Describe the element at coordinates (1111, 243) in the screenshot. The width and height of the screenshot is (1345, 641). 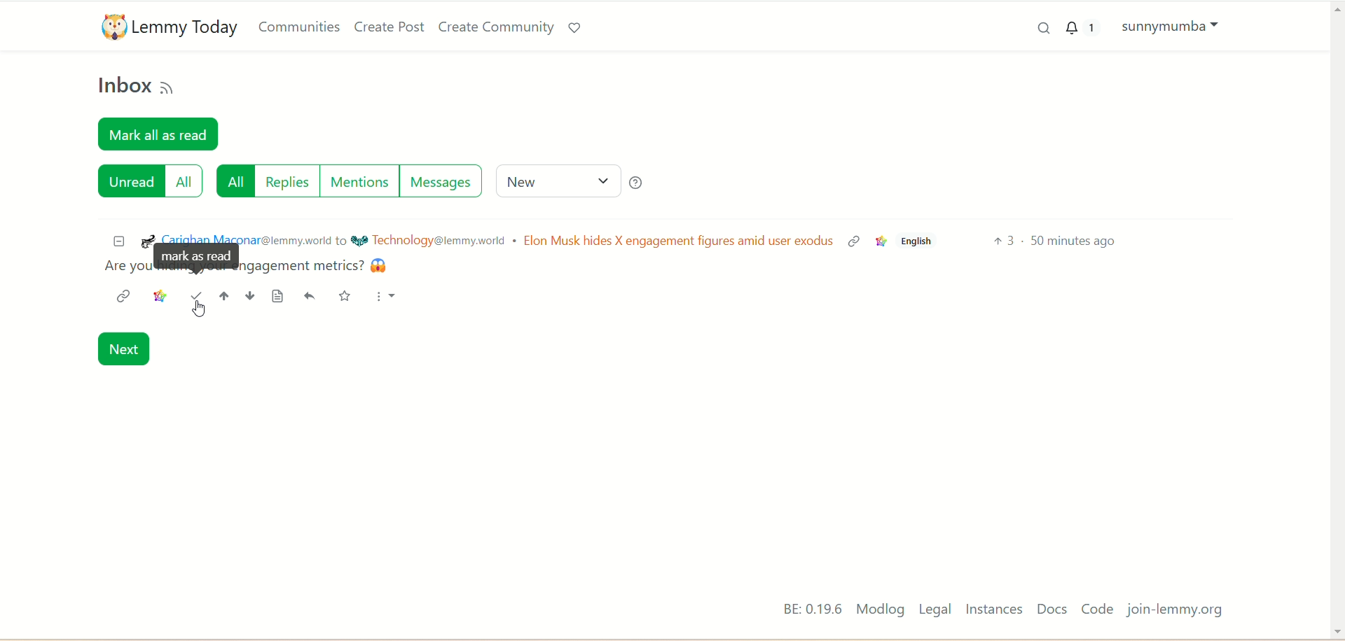
I see `time (50 minutes ago)` at that location.